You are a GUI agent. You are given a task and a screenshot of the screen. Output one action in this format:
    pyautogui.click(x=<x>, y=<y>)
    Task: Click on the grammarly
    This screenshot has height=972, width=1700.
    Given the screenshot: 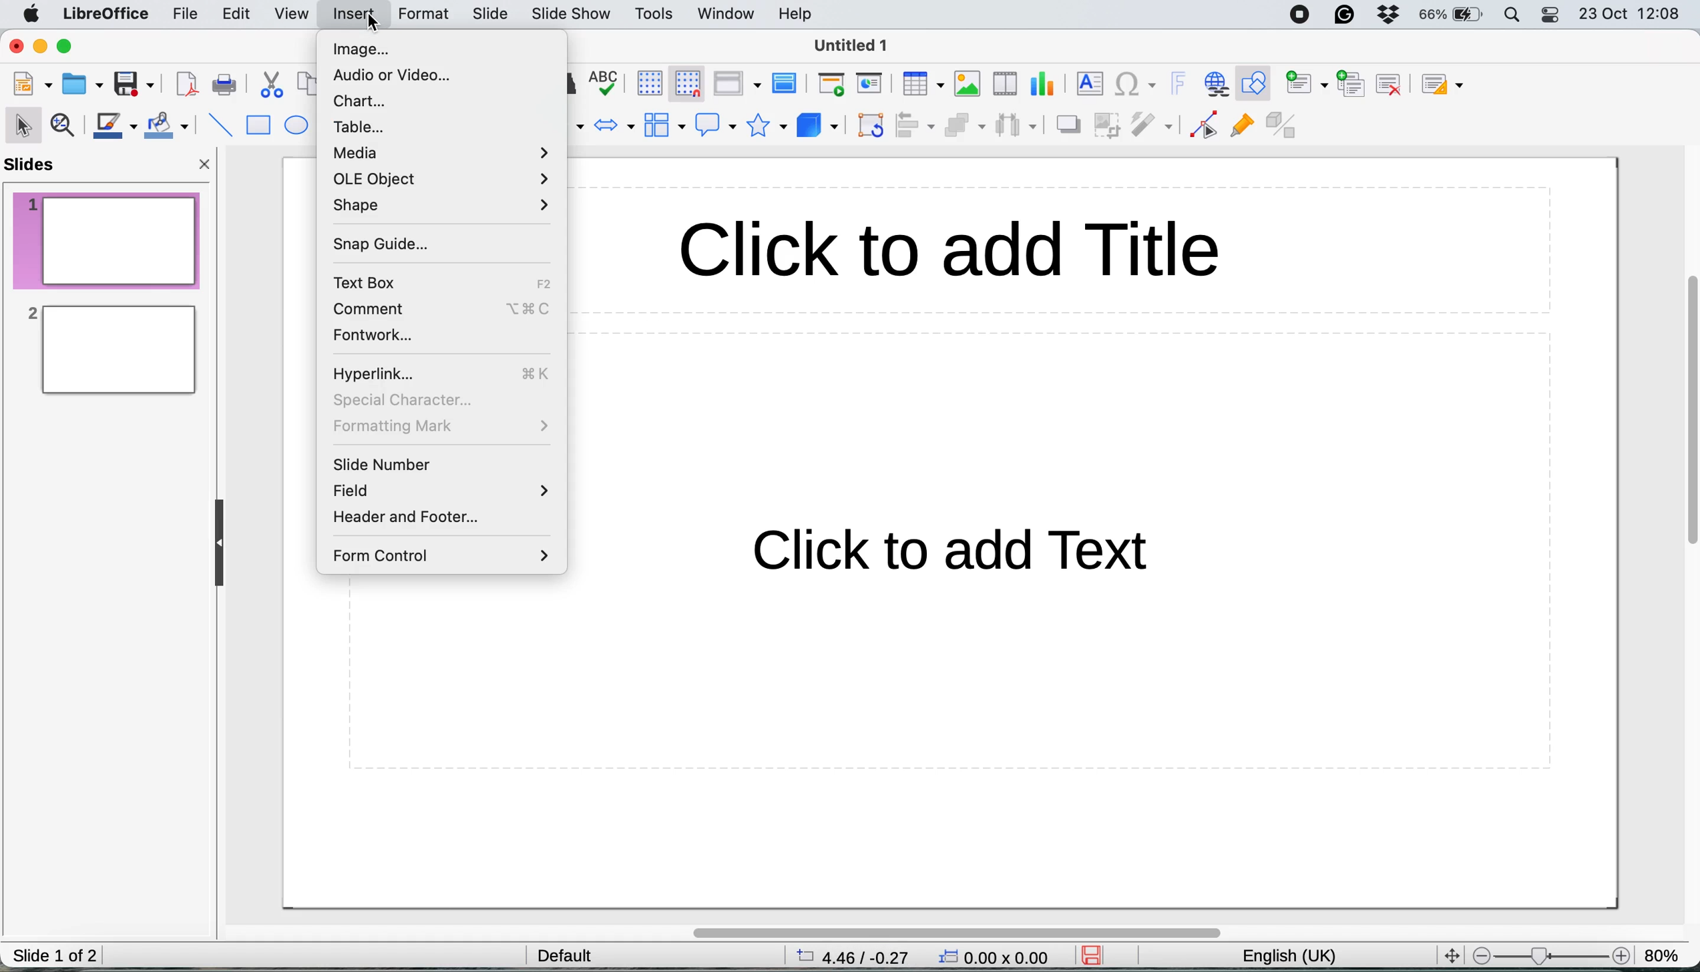 What is the action you would take?
    pyautogui.click(x=1347, y=16)
    